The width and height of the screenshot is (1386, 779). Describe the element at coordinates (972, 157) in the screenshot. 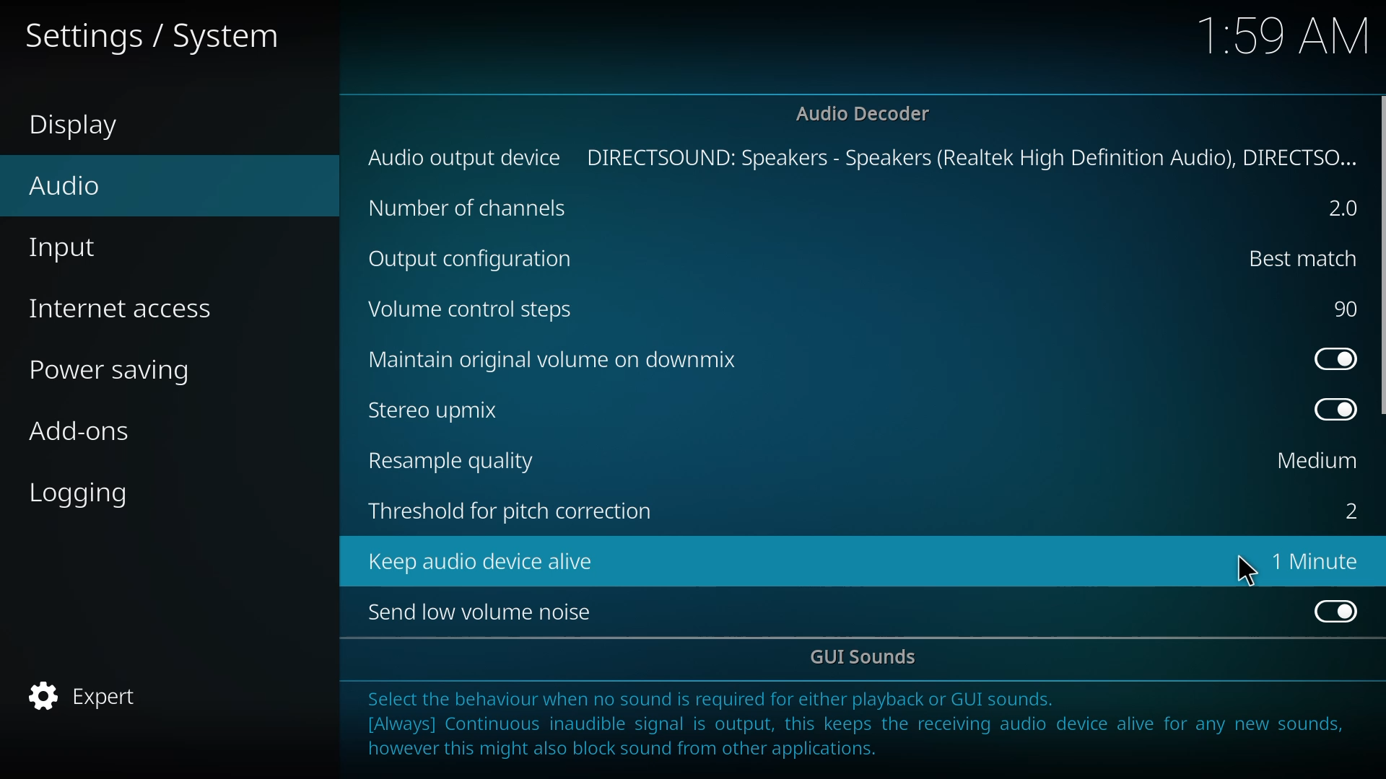

I see `directsound` at that location.